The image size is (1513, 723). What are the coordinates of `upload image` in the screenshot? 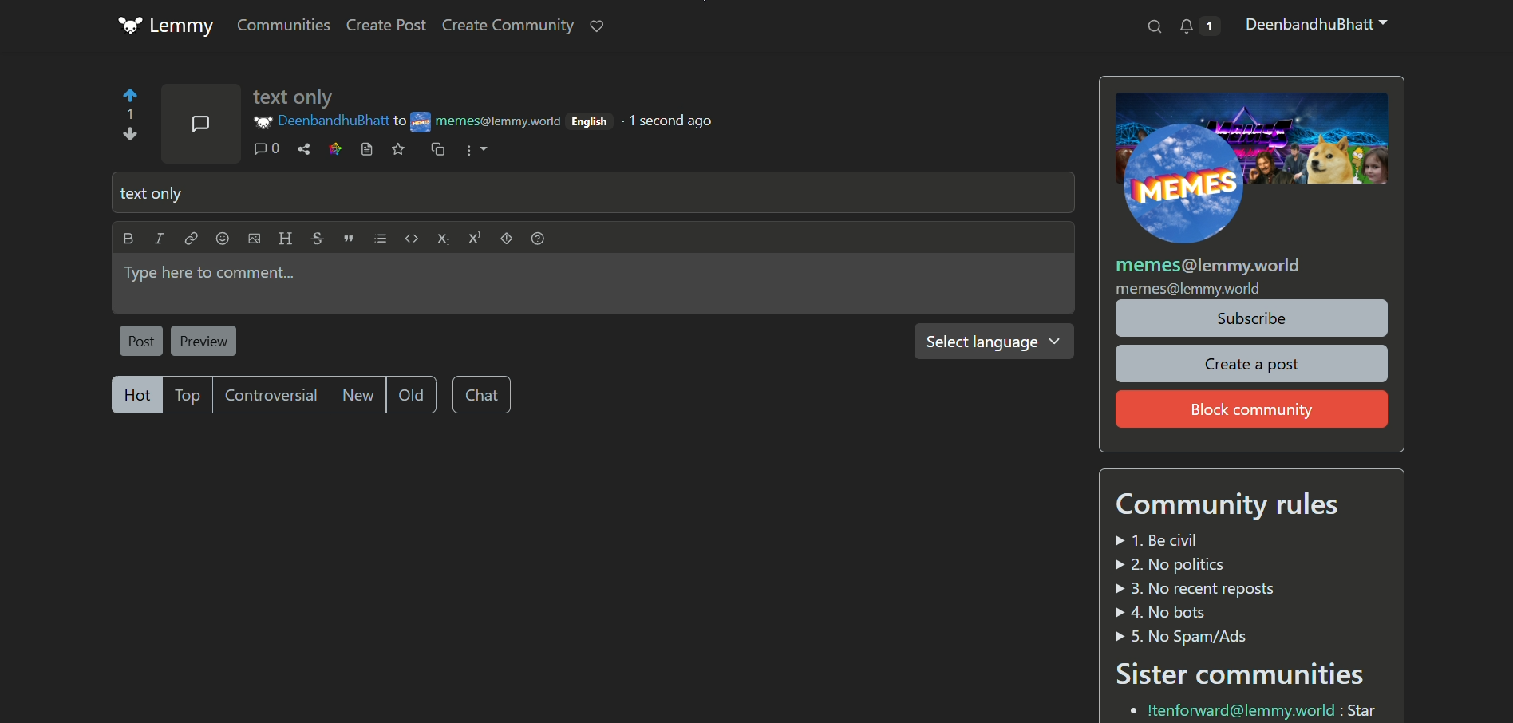 It's located at (254, 239).